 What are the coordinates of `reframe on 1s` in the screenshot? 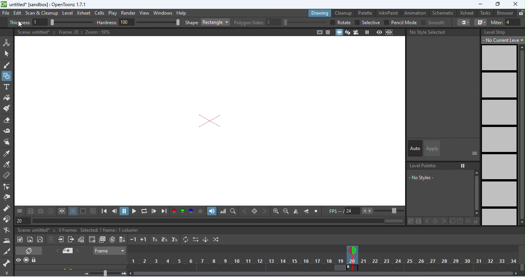 It's located at (155, 240).